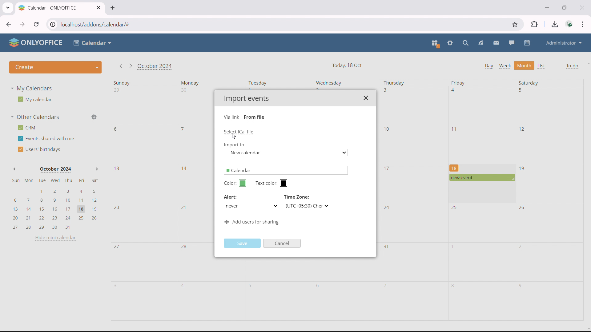 Image resolution: width=591 pixels, height=332 pixels. Describe the element at coordinates (307, 206) in the screenshot. I see `(UTC+05:30) Cher` at that location.